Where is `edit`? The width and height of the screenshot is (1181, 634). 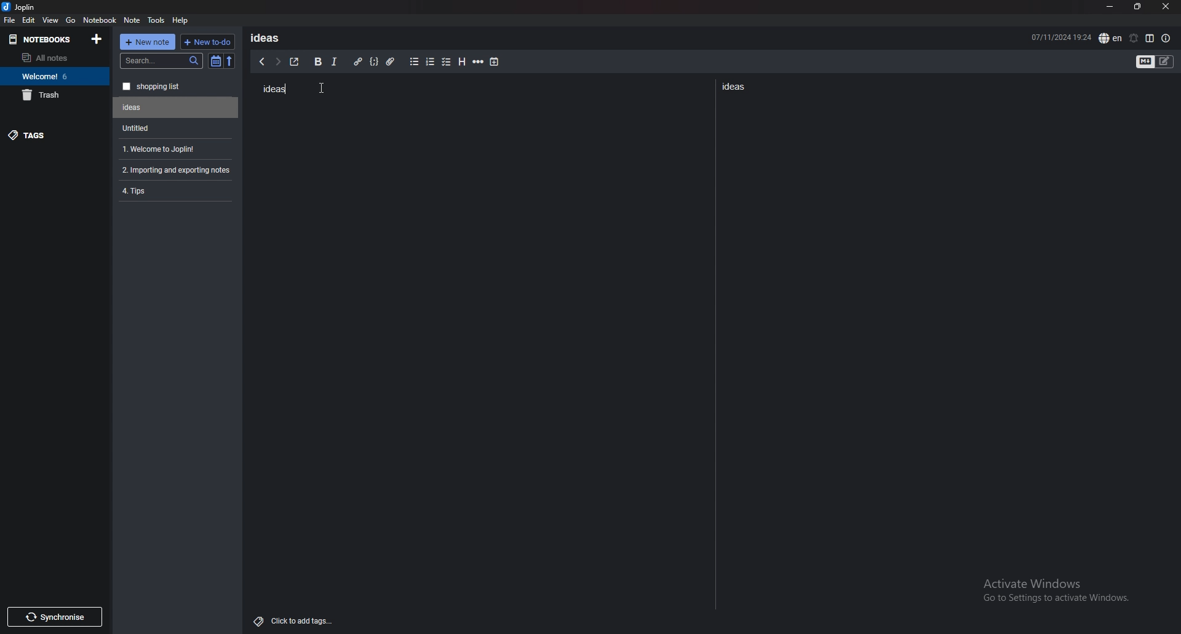
edit is located at coordinates (28, 20).